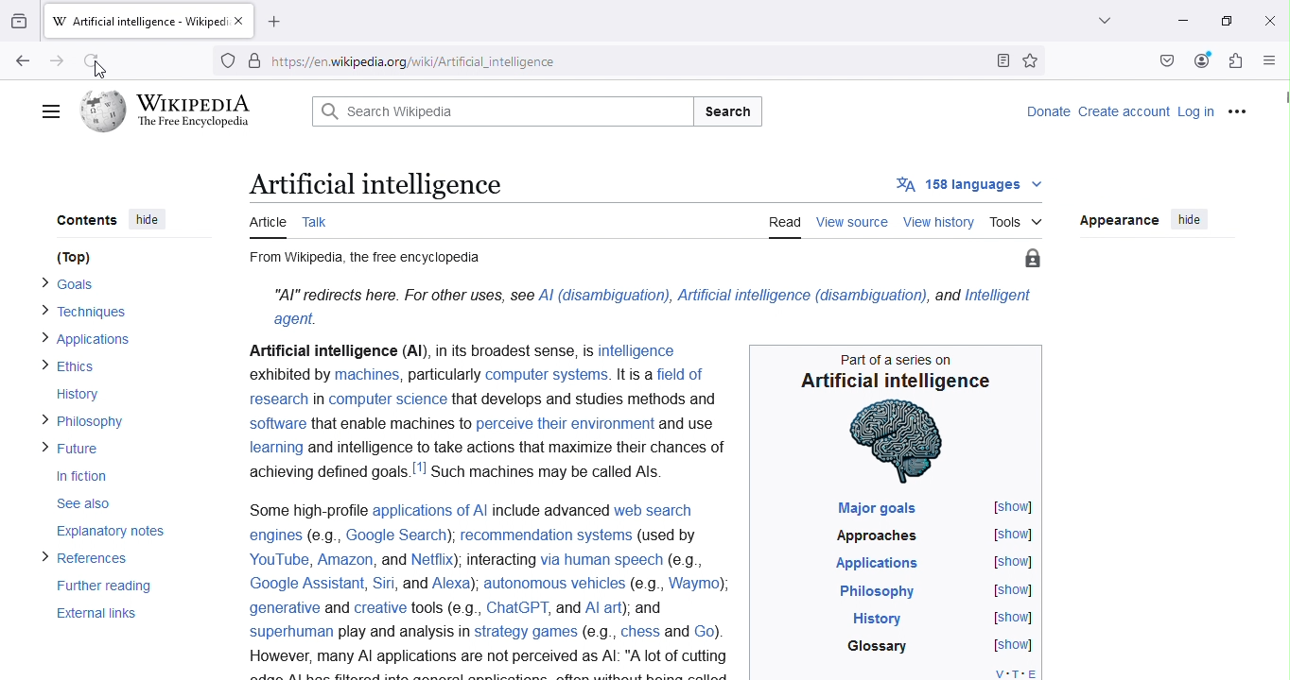 This screenshot has height=680, width=1290. Describe the element at coordinates (93, 556) in the screenshot. I see `> References` at that location.